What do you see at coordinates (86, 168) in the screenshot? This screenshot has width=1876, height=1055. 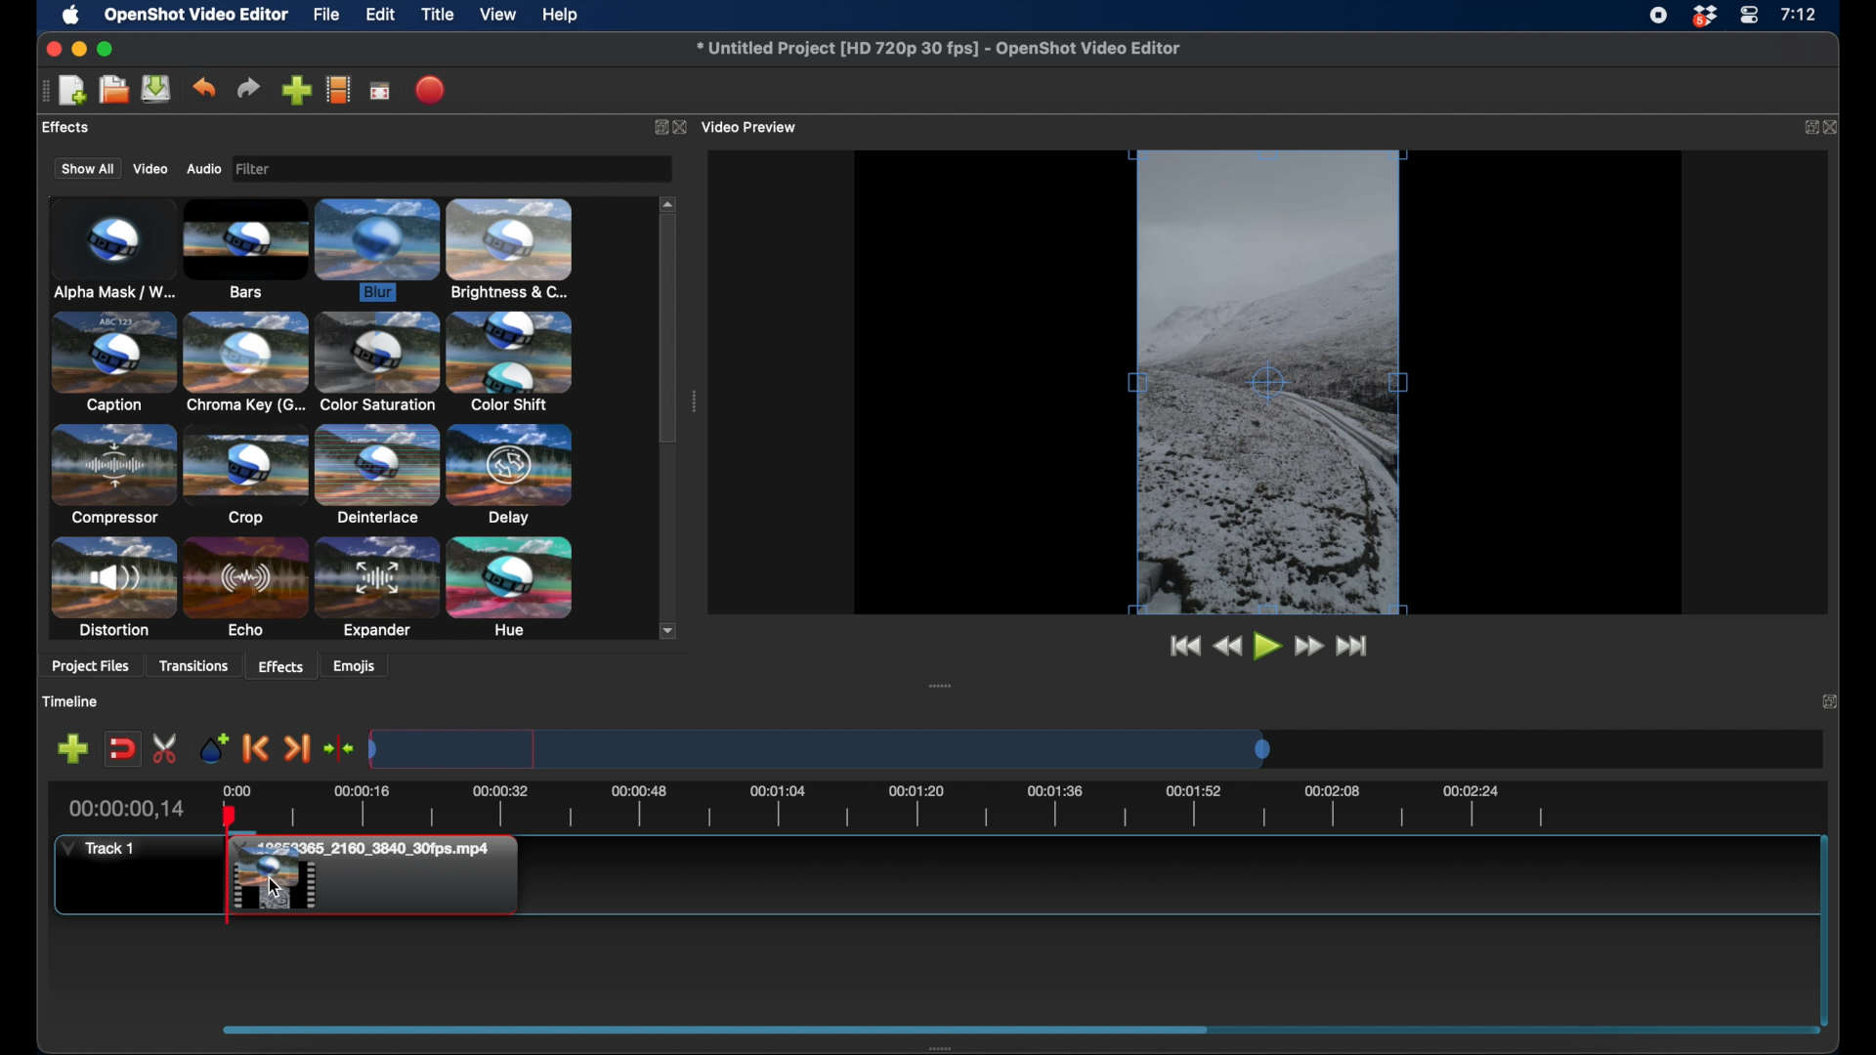 I see `show all` at bounding box center [86, 168].